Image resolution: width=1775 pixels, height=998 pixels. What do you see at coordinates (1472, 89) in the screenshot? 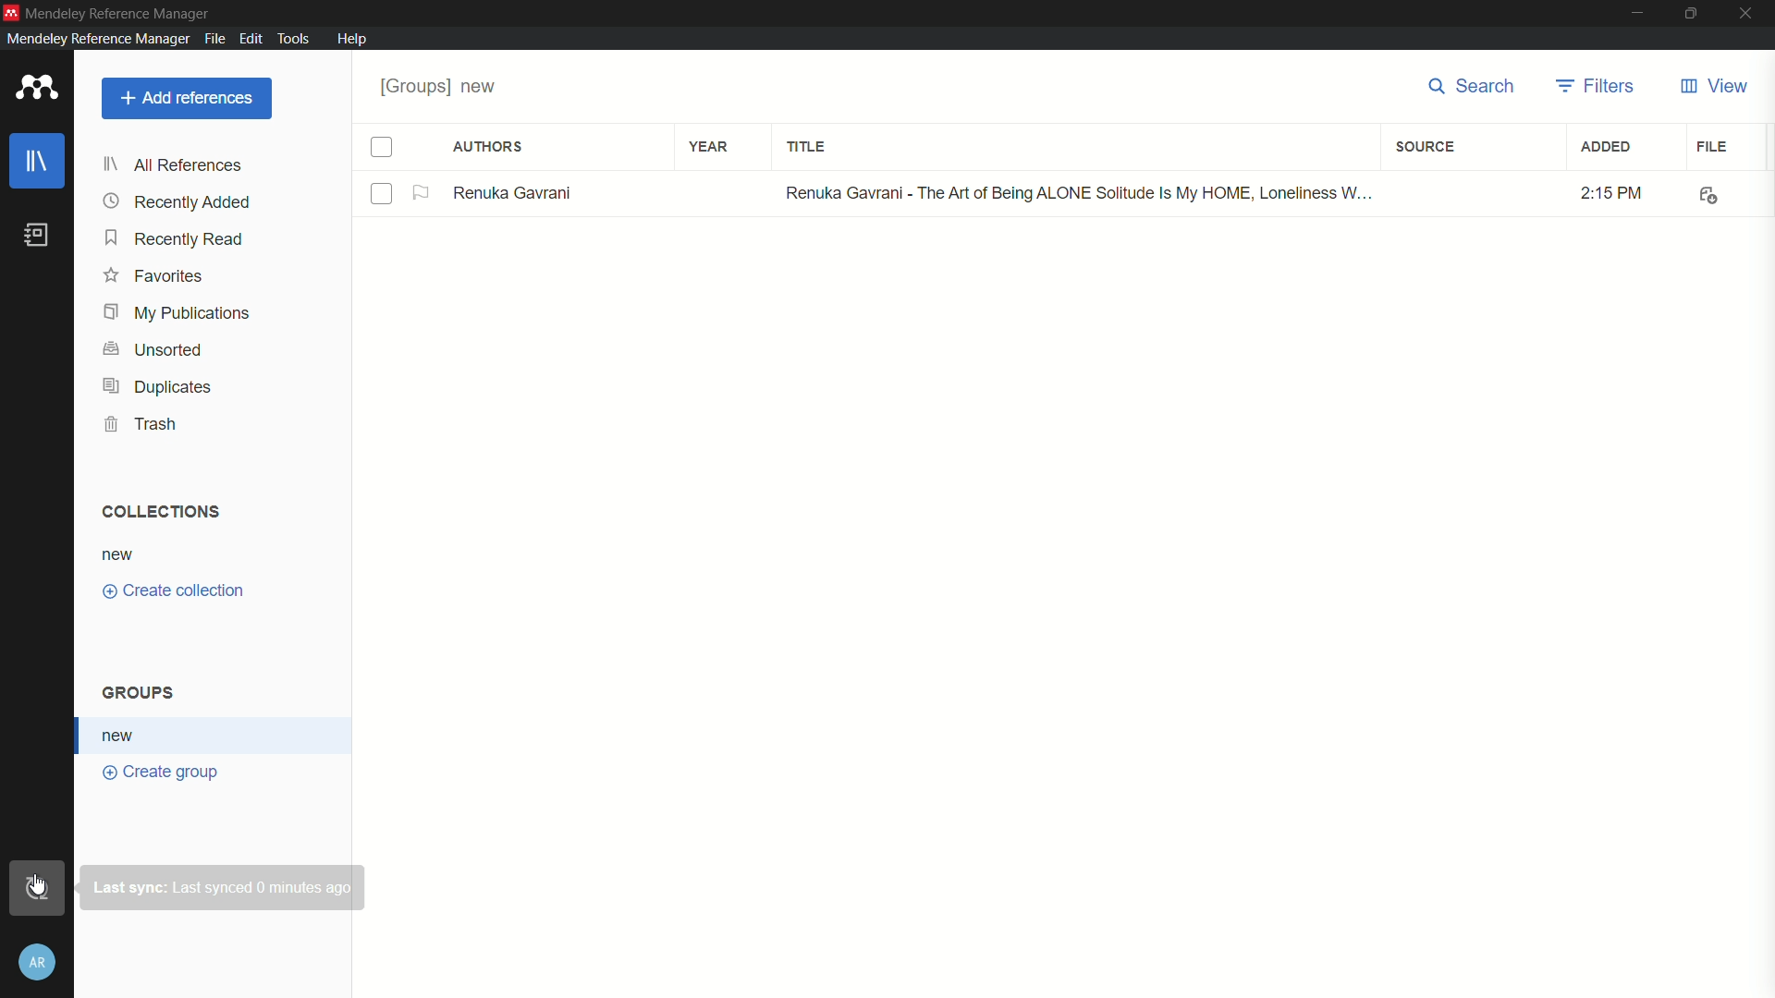
I see `search` at bounding box center [1472, 89].